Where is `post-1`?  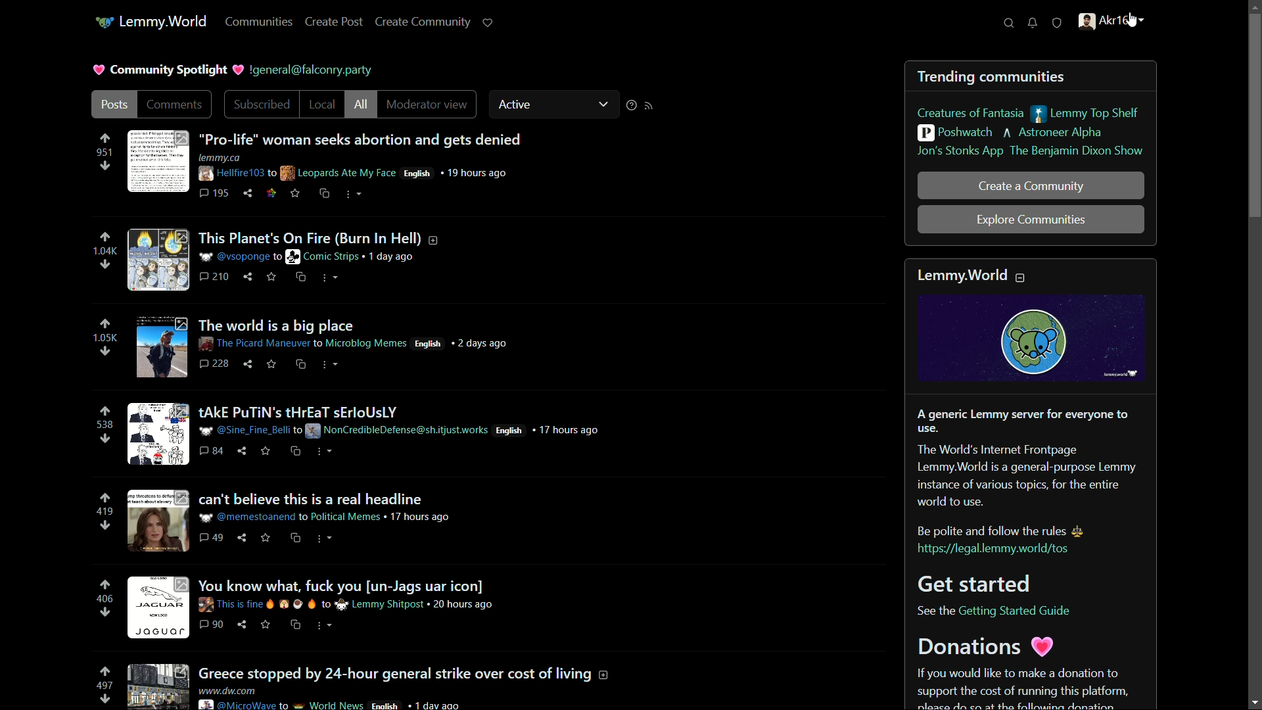 post-1 is located at coordinates (325, 163).